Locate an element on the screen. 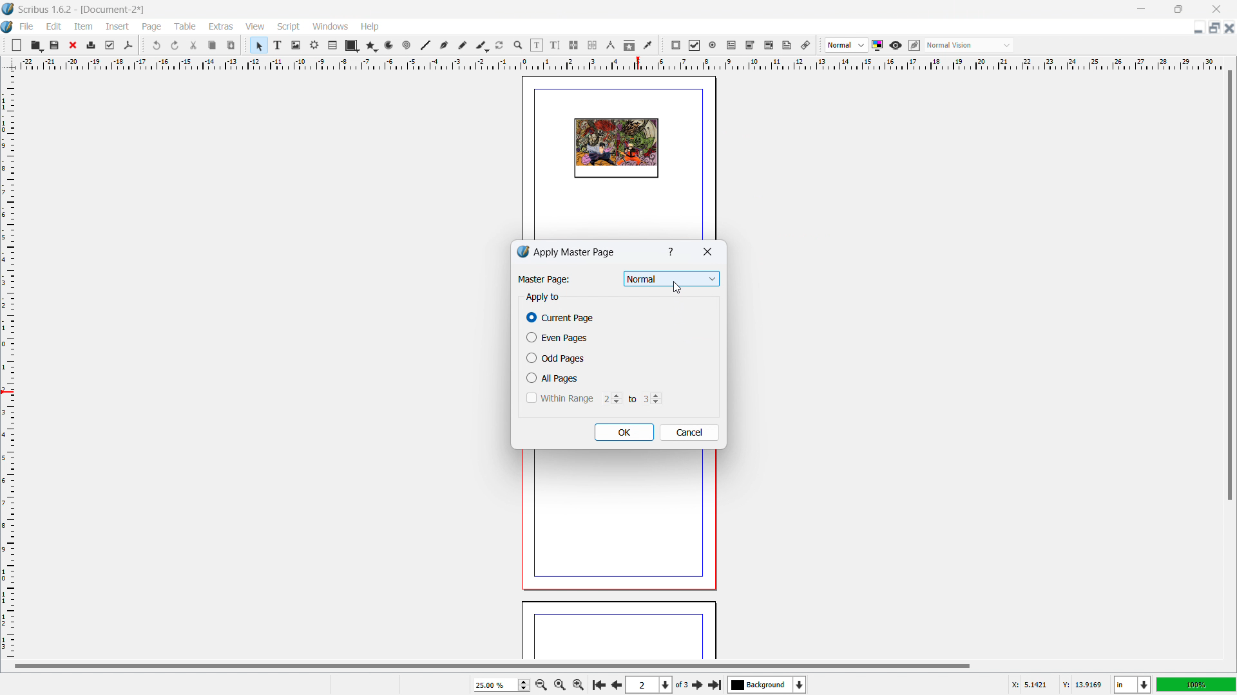 This screenshot has height=695, width=1237. zoom out by the stepping value in tool preference is located at coordinates (541, 684).